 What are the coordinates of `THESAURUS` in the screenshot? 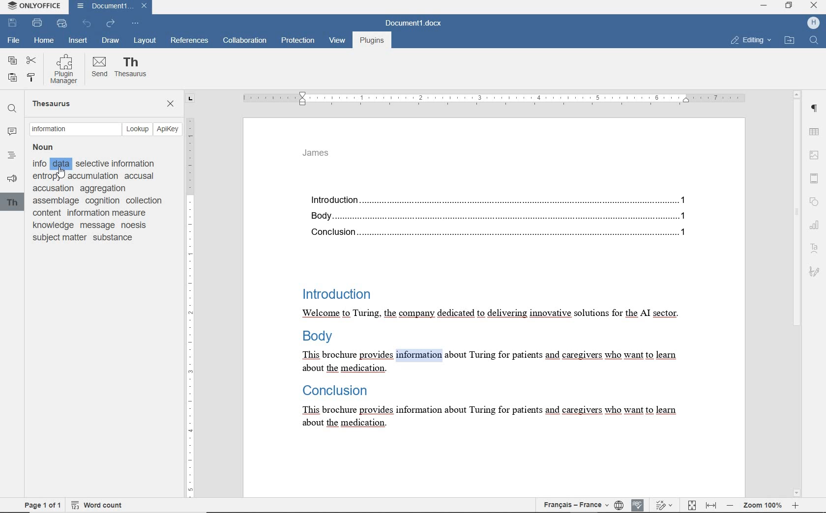 It's located at (131, 69).